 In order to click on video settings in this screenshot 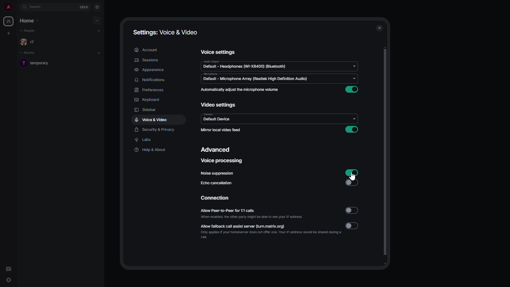, I will do `click(220, 106)`.